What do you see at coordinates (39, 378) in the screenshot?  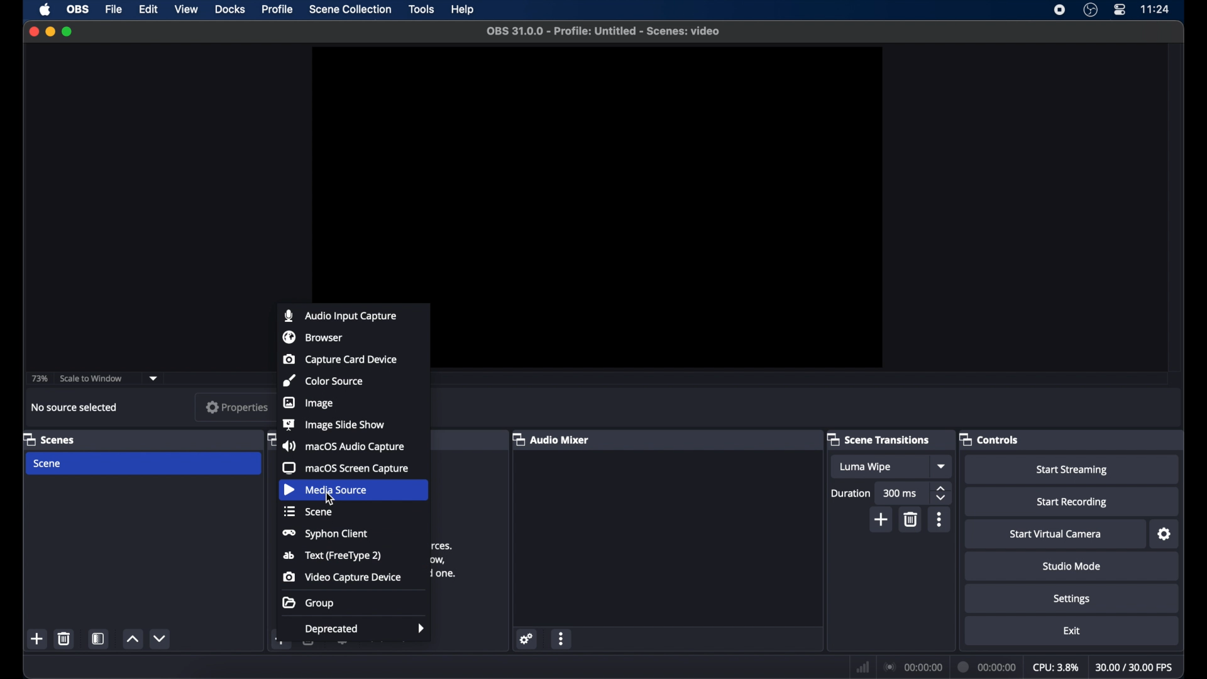 I see `73%` at bounding box center [39, 378].